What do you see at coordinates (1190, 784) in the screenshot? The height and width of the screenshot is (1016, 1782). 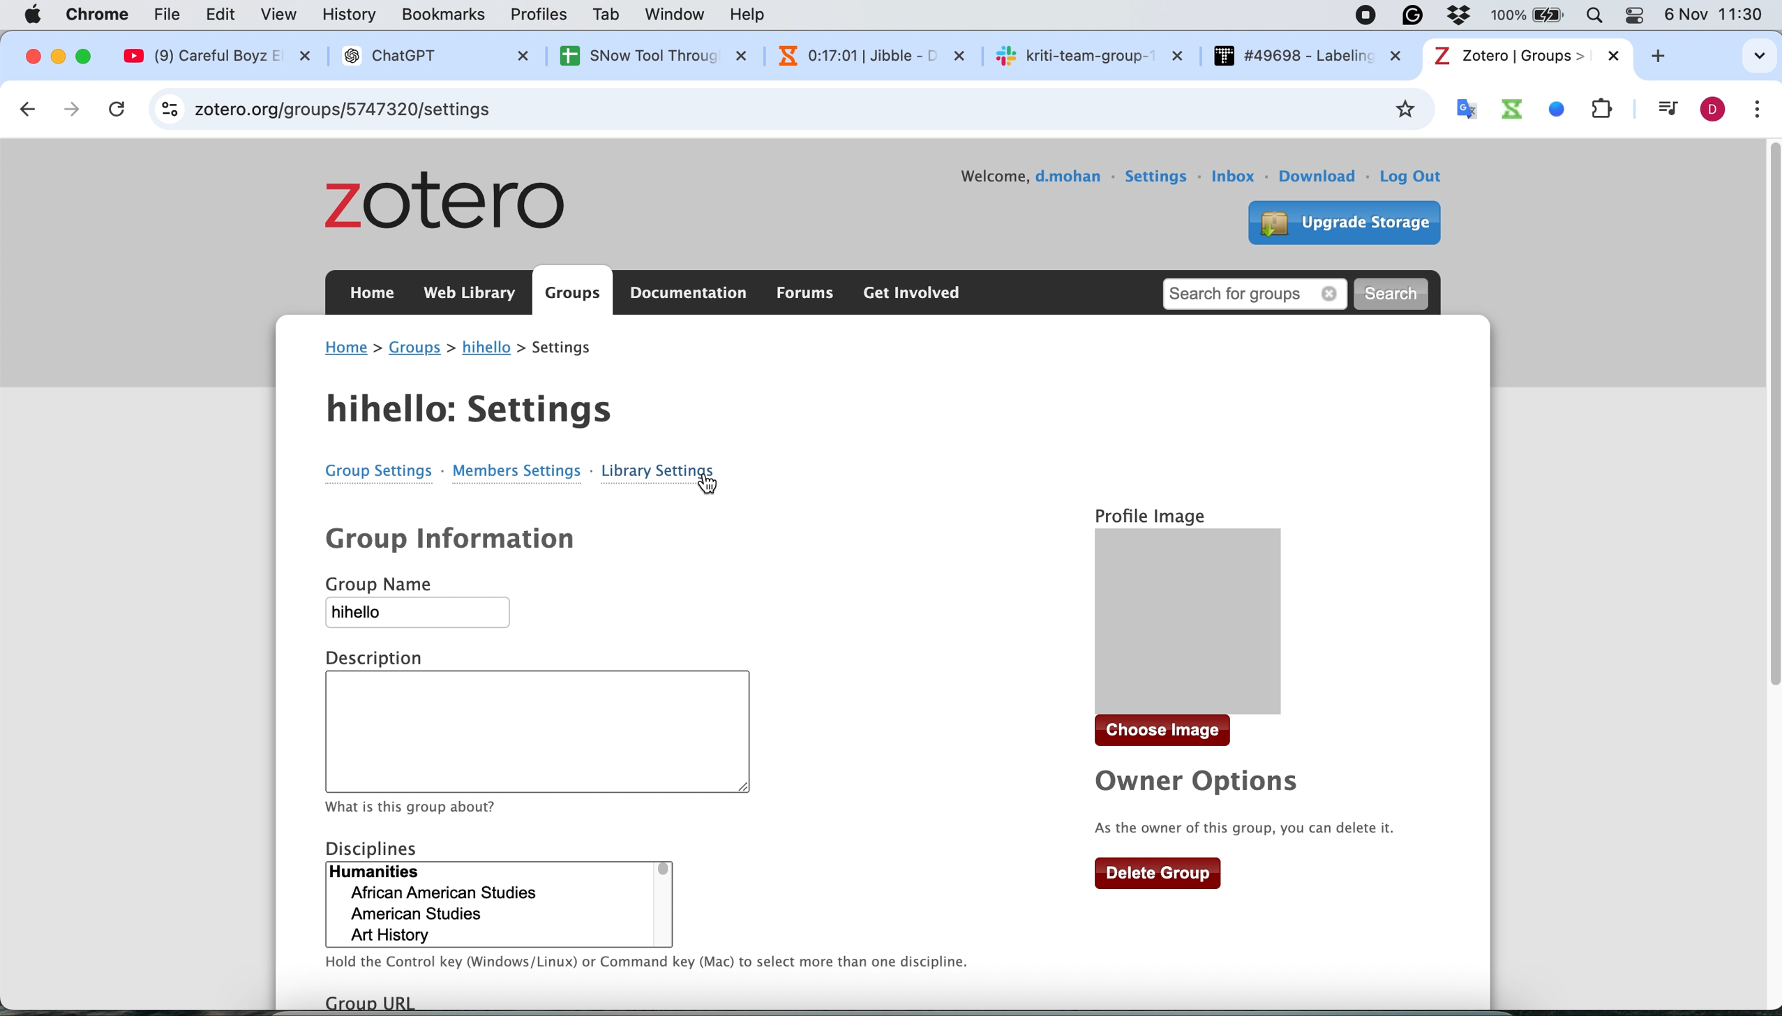 I see `owner options` at bounding box center [1190, 784].